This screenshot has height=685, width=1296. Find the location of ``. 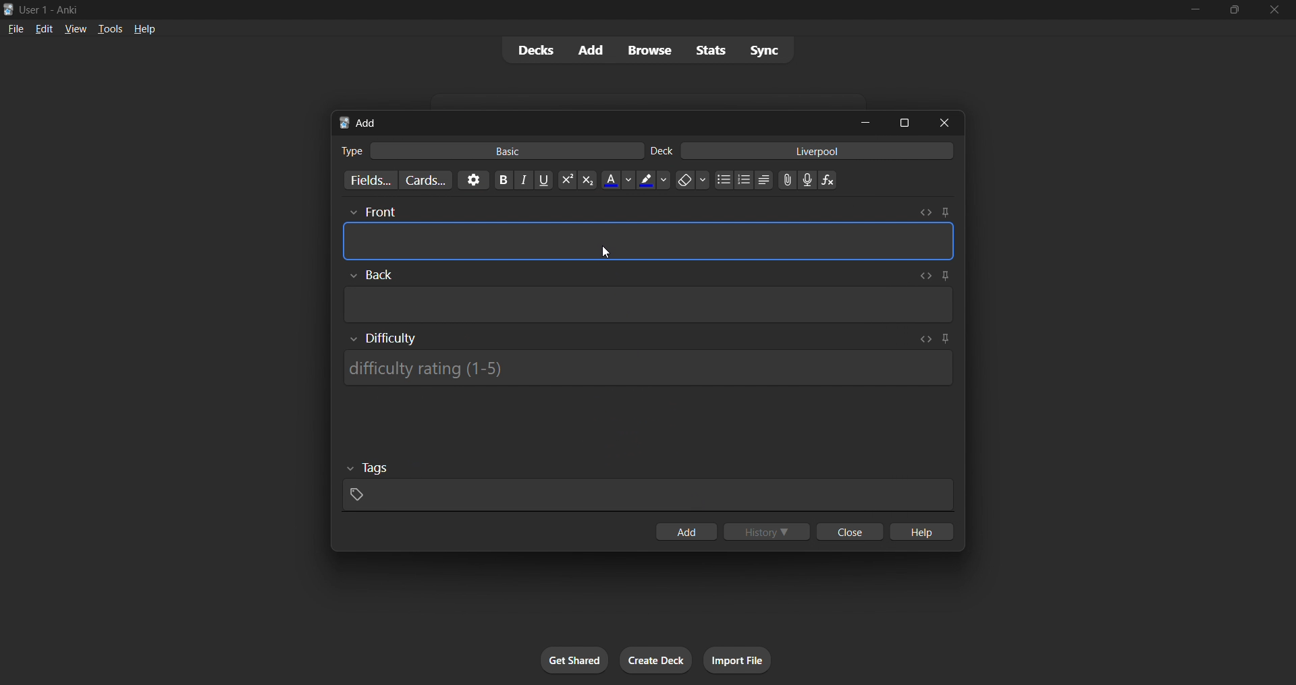

 is located at coordinates (369, 469).